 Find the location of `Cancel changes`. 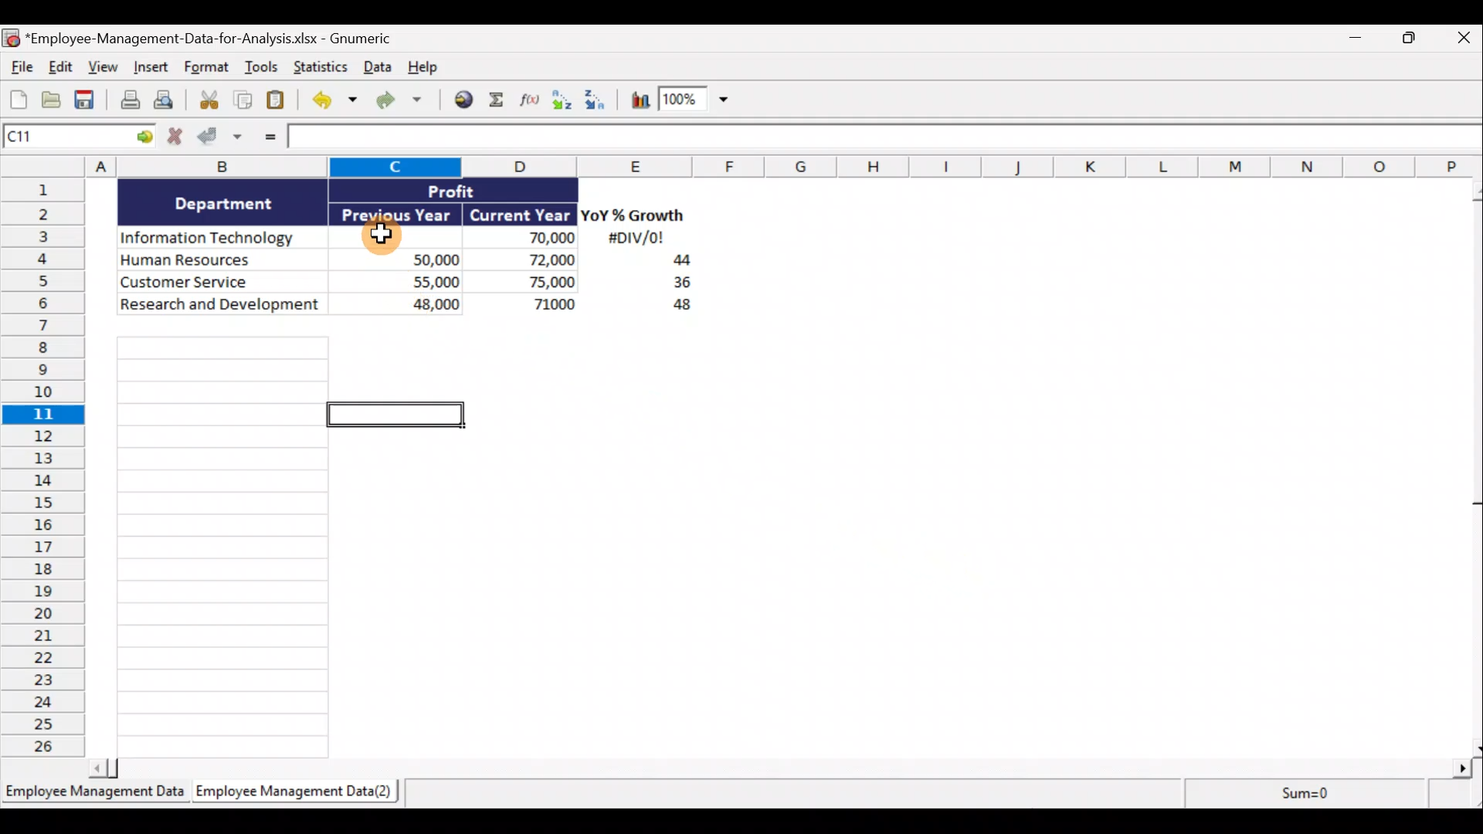

Cancel changes is located at coordinates (175, 138).